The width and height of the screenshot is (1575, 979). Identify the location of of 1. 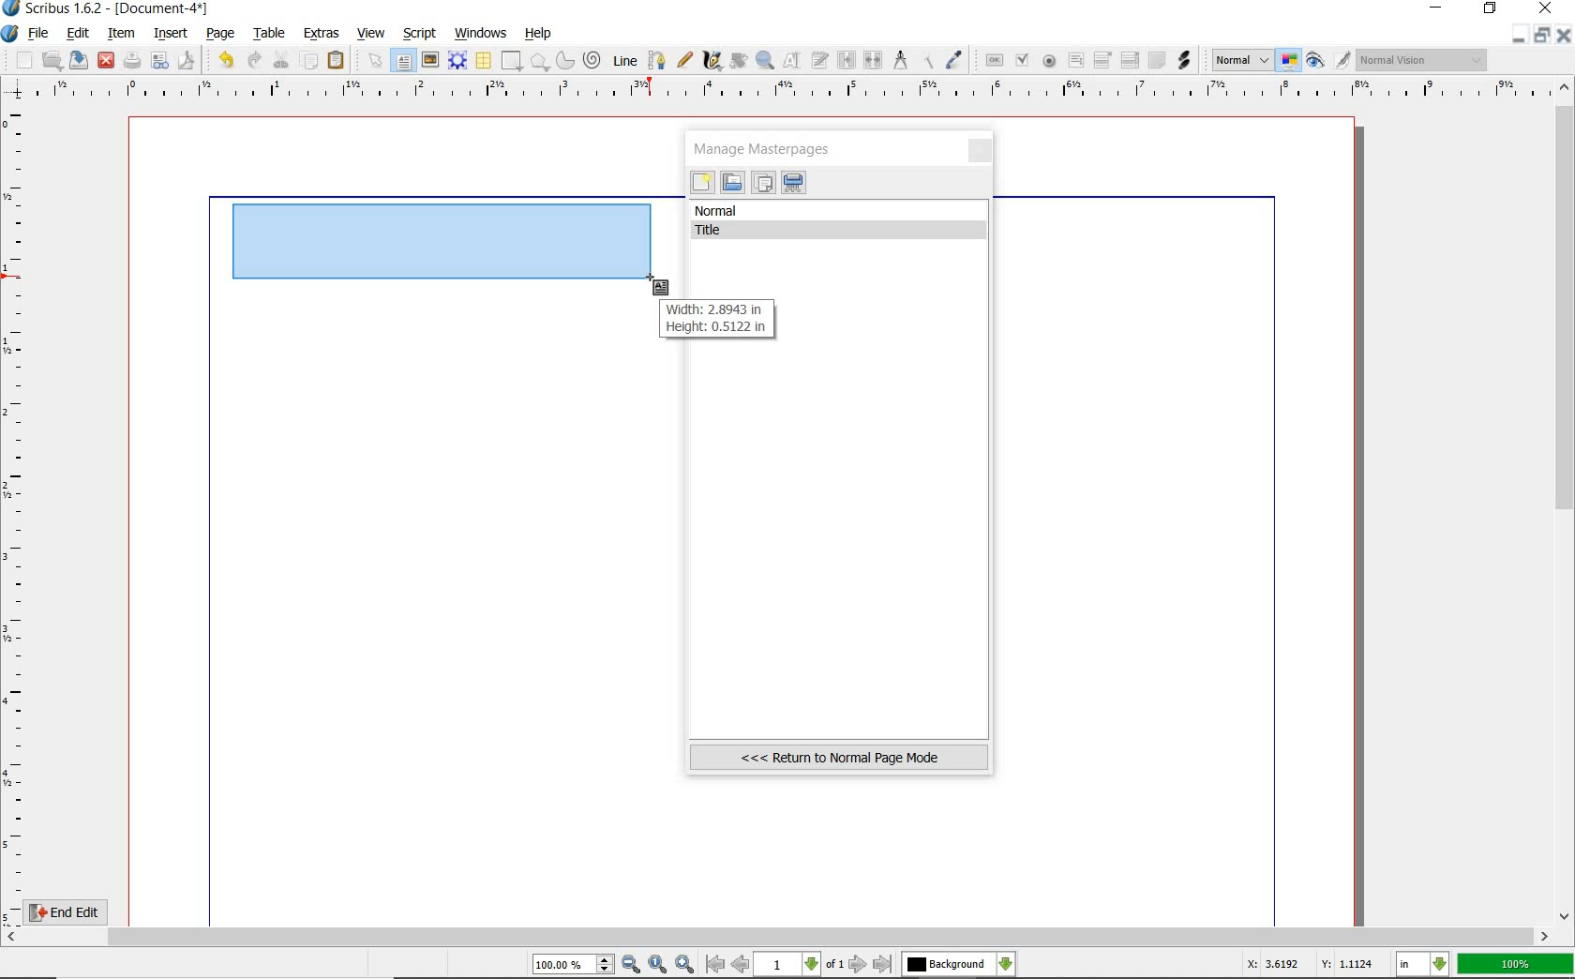
(834, 965).